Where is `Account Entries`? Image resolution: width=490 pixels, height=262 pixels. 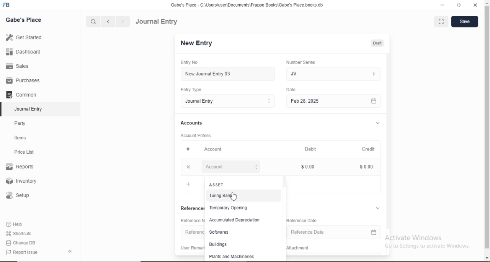
Account Entries is located at coordinates (196, 136).